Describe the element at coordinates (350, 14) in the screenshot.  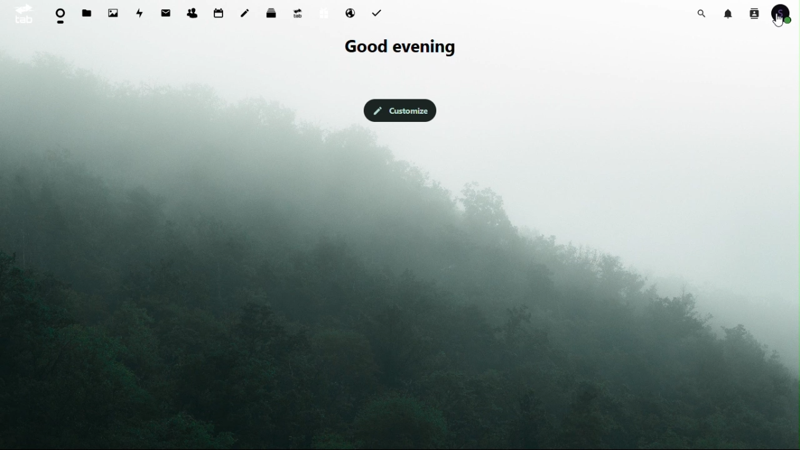
I see `email hosting` at that location.